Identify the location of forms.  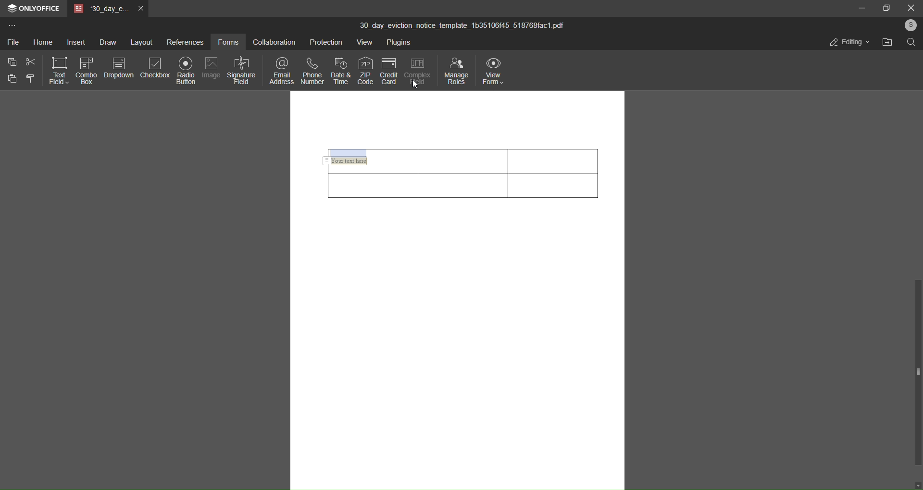
(228, 42).